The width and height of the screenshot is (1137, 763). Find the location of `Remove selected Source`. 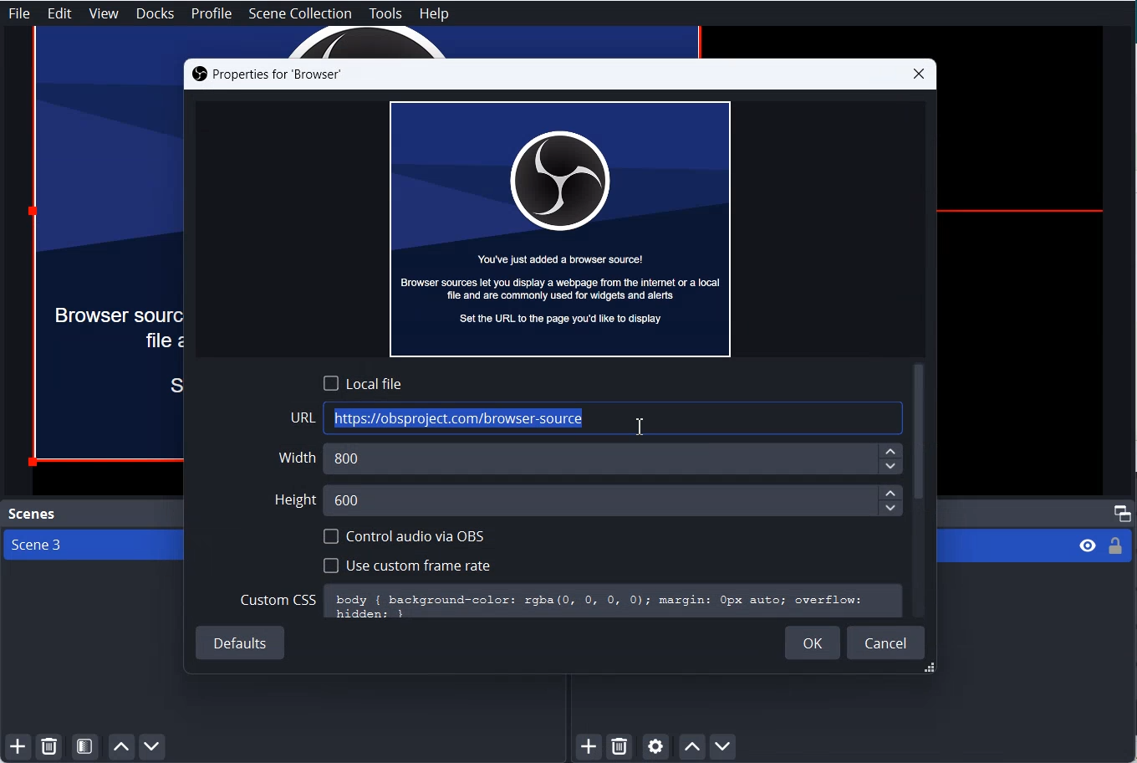

Remove selected Source is located at coordinates (619, 747).